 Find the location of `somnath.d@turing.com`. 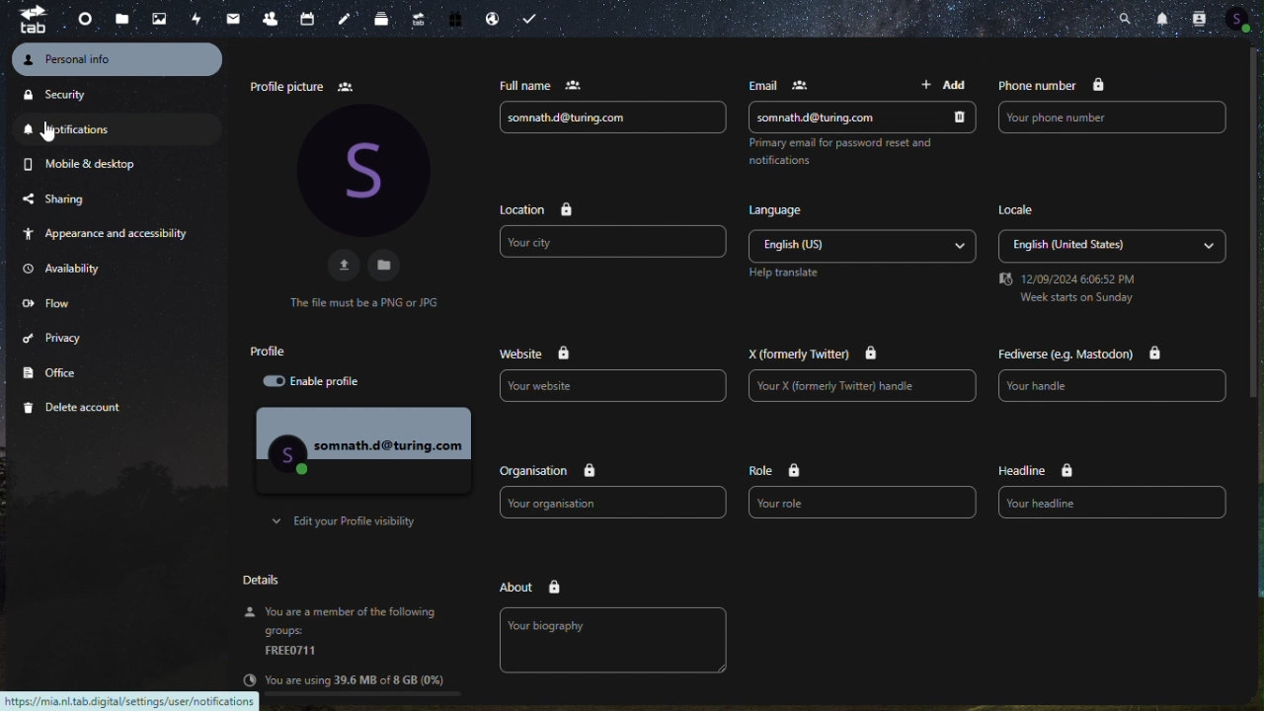

somnath.d@turing.com is located at coordinates (860, 118).